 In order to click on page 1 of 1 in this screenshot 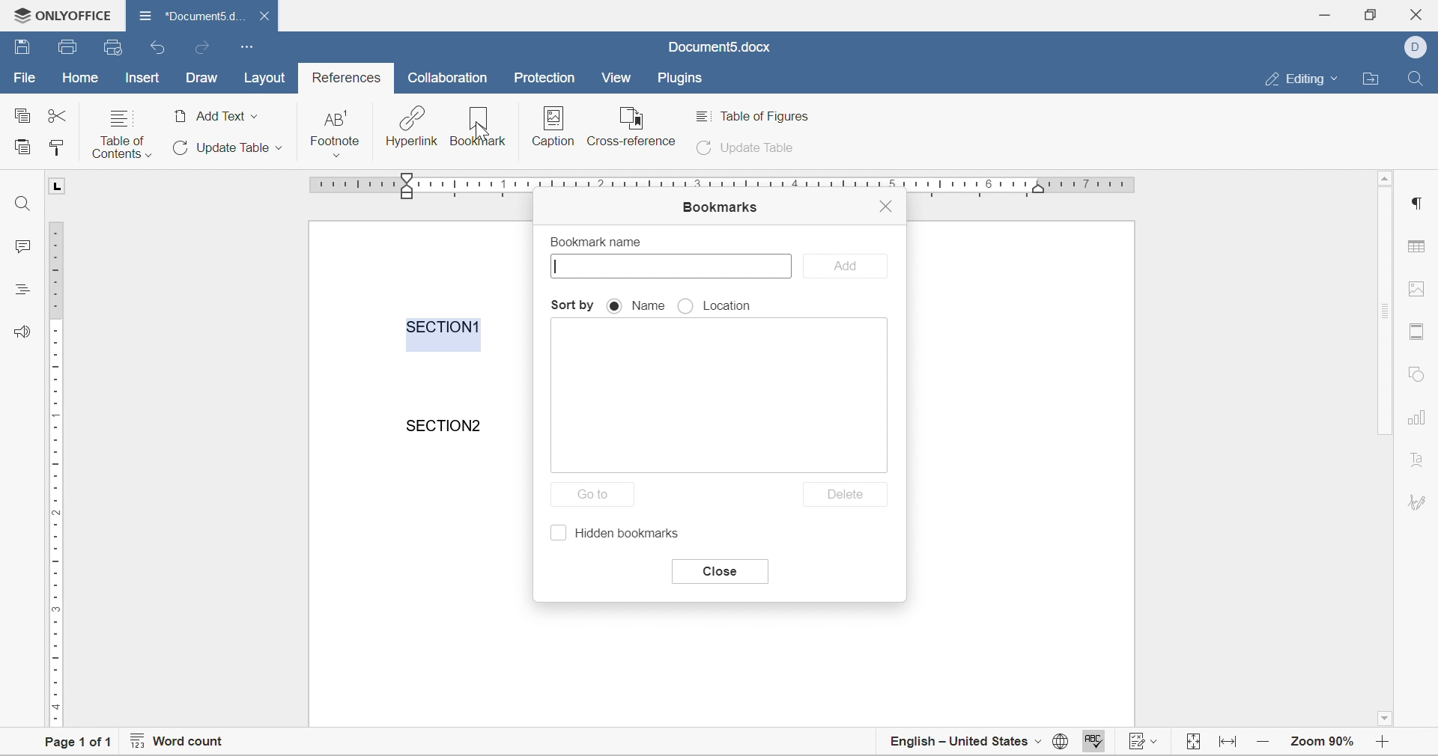, I will do `click(72, 744)`.